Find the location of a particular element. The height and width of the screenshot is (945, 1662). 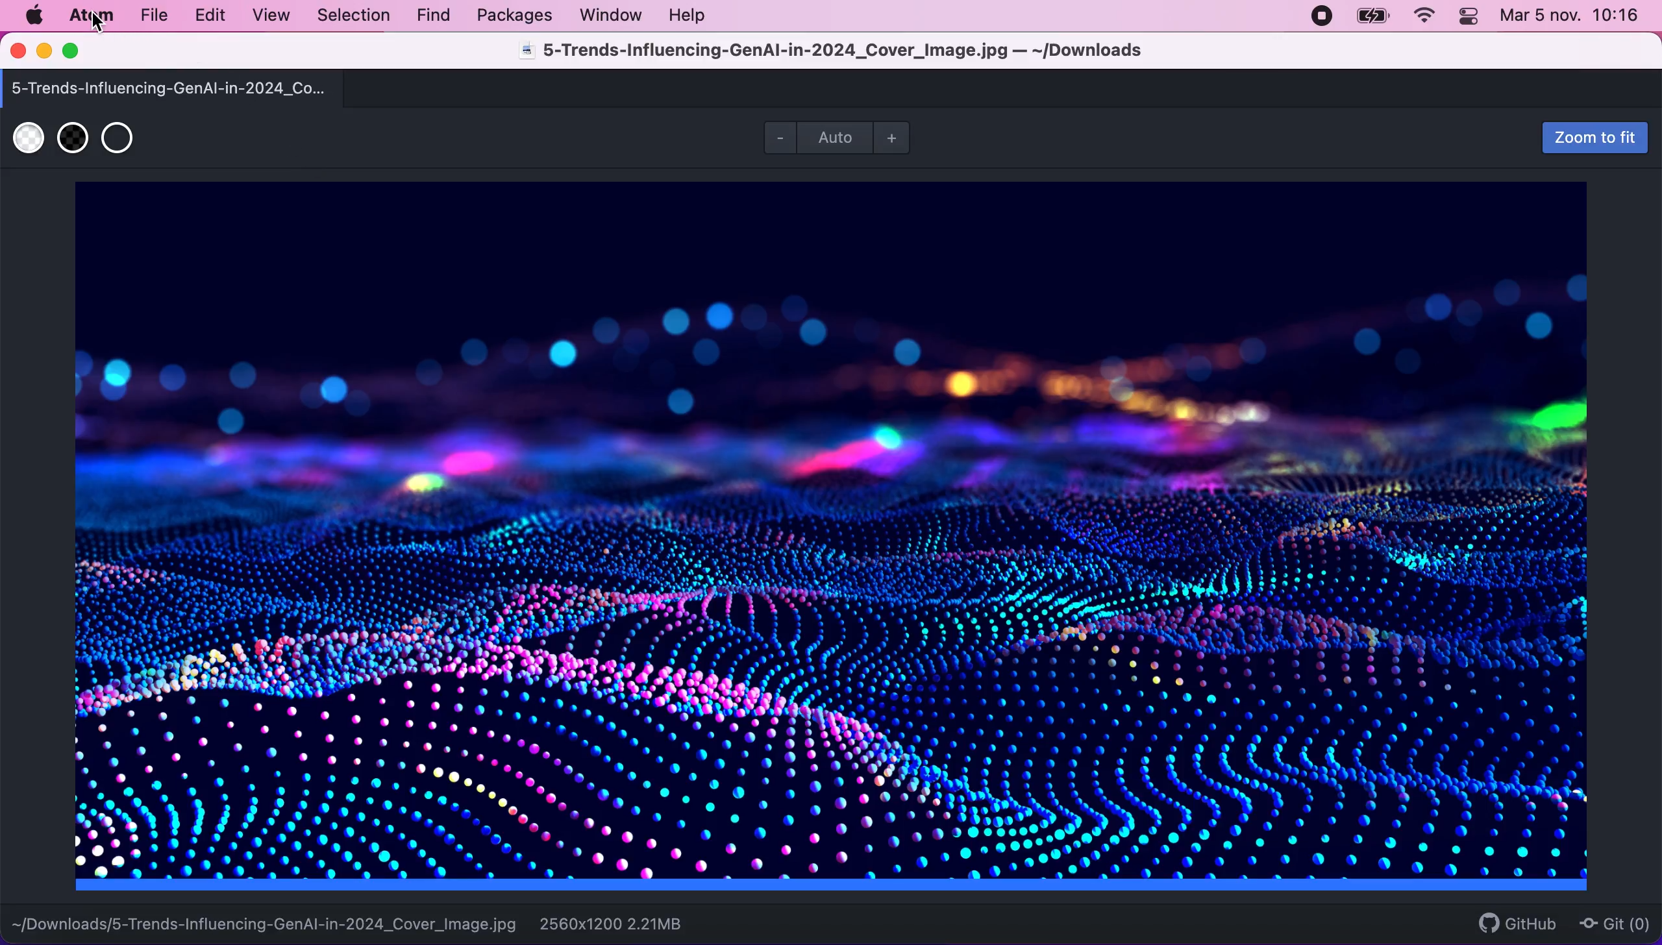

selection is located at coordinates (355, 16).